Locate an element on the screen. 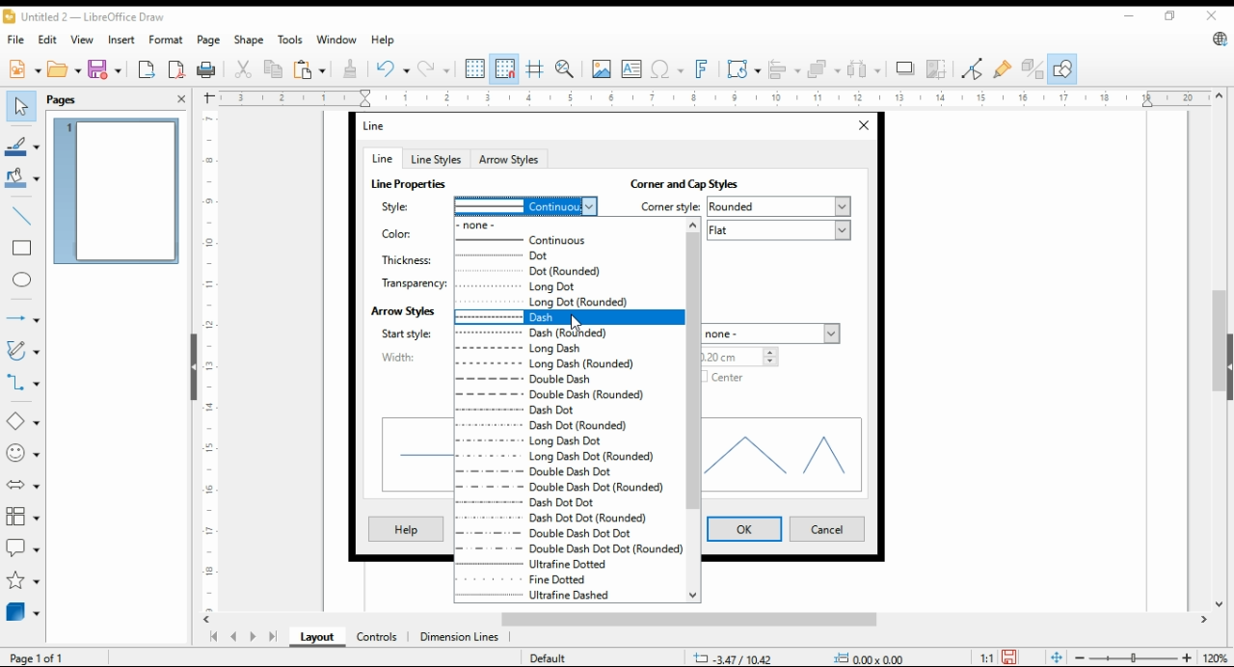 This screenshot has height=667, width=1234. format is located at coordinates (168, 41).